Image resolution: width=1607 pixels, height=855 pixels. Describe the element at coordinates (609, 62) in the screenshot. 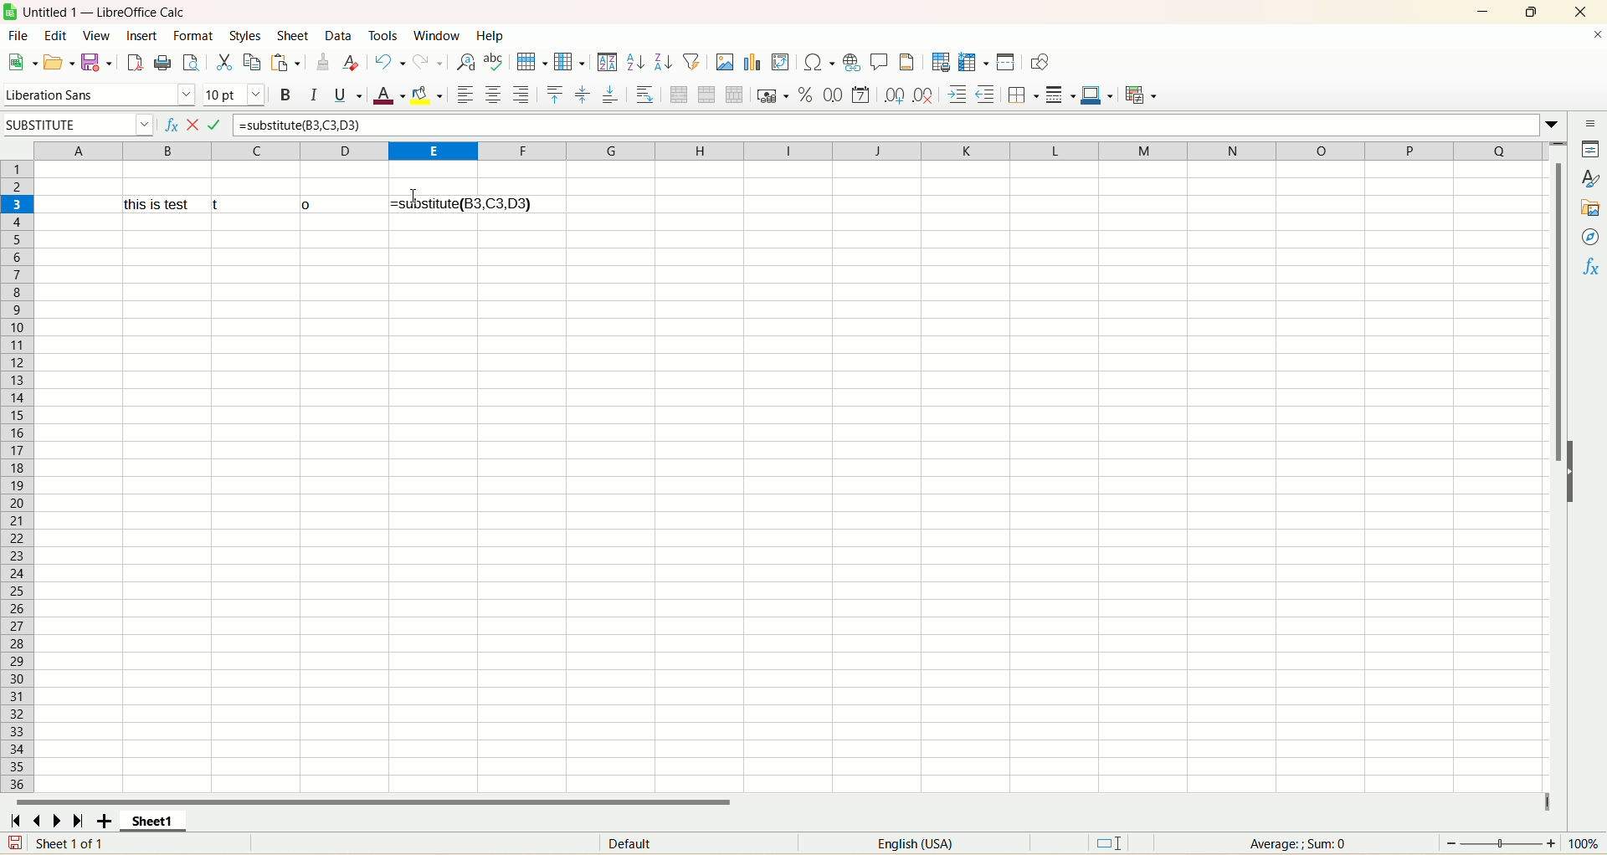

I see `sort` at that location.